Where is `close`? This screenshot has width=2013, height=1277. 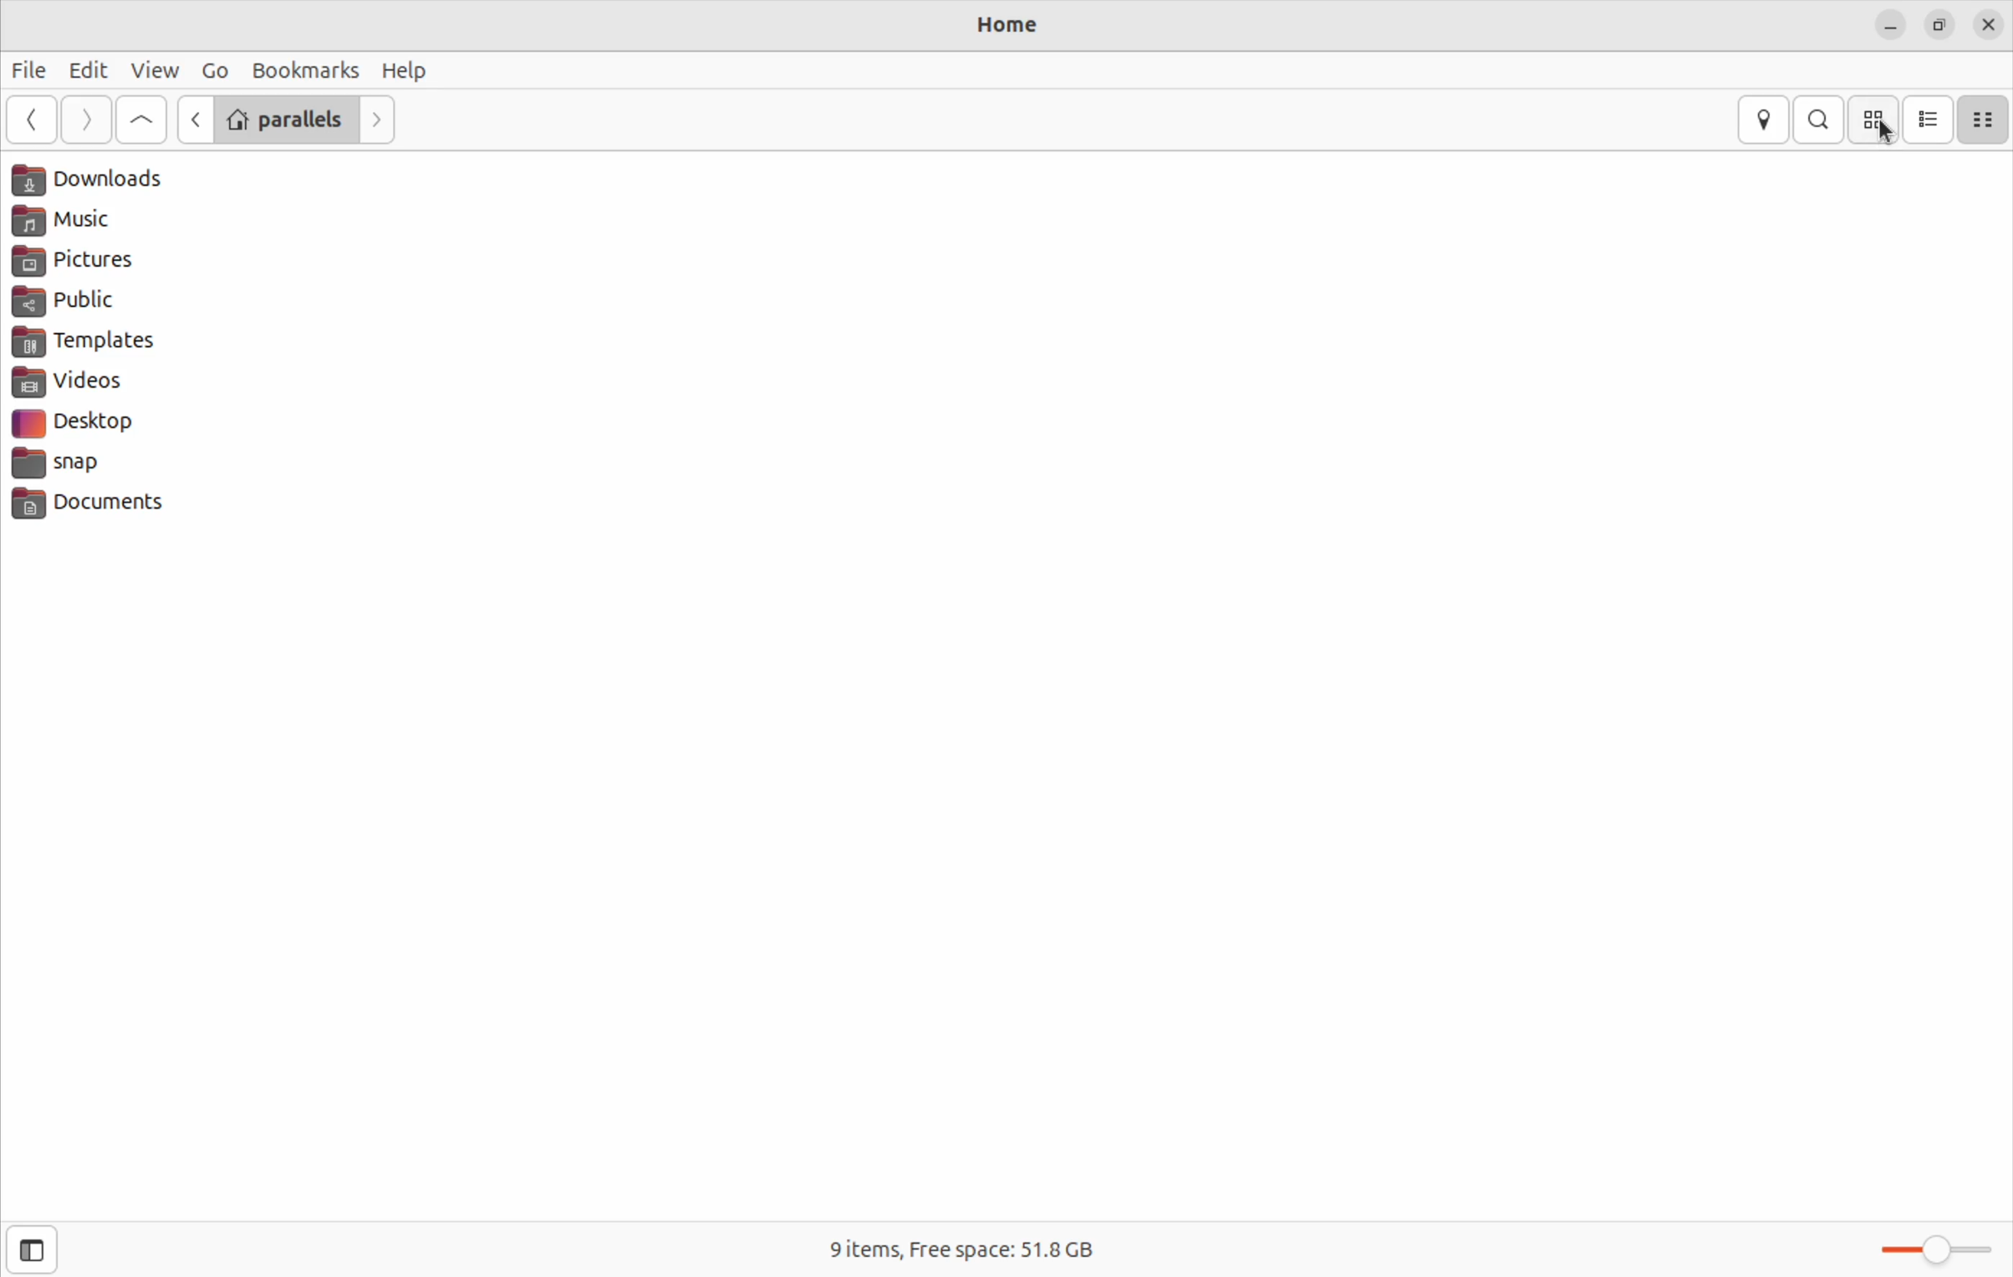 close is located at coordinates (1989, 24).